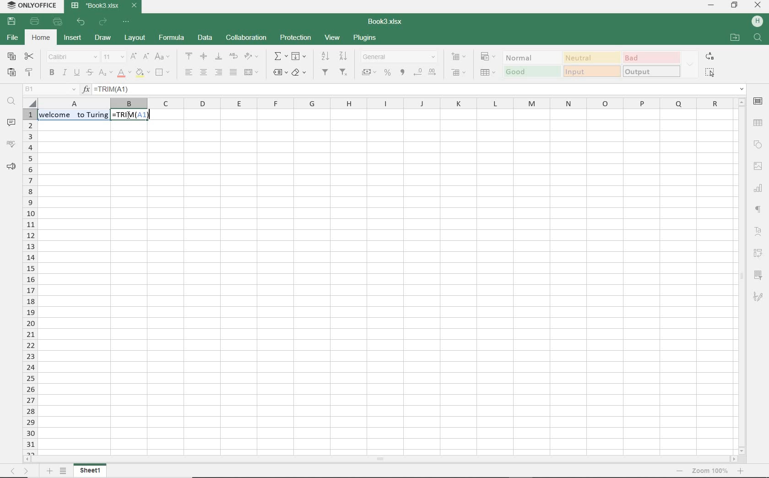  What do you see at coordinates (758, 37) in the screenshot?
I see `FIND` at bounding box center [758, 37].